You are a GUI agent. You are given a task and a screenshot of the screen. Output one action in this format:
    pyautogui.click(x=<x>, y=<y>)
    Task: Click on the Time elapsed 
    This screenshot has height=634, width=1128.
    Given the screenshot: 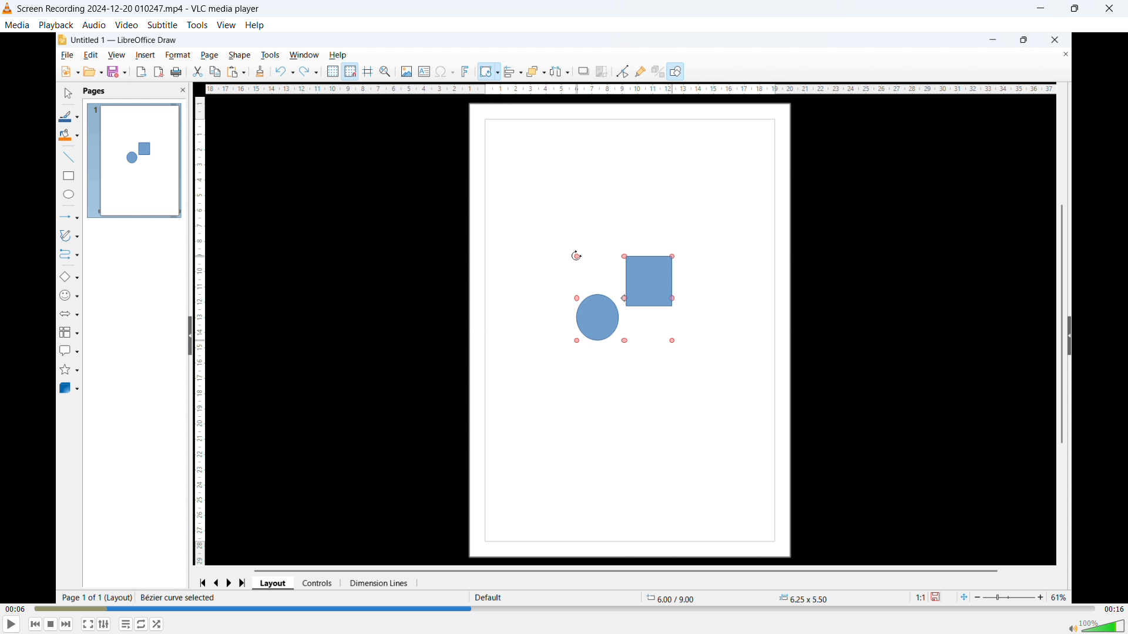 What is the action you would take?
    pyautogui.click(x=15, y=608)
    